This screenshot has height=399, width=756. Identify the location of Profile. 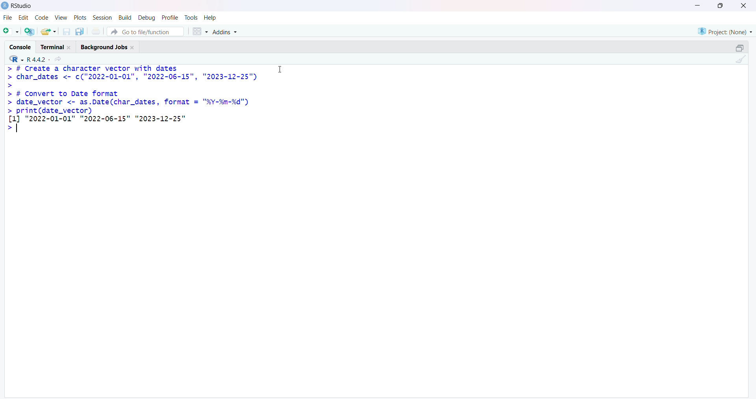
(169, 17).